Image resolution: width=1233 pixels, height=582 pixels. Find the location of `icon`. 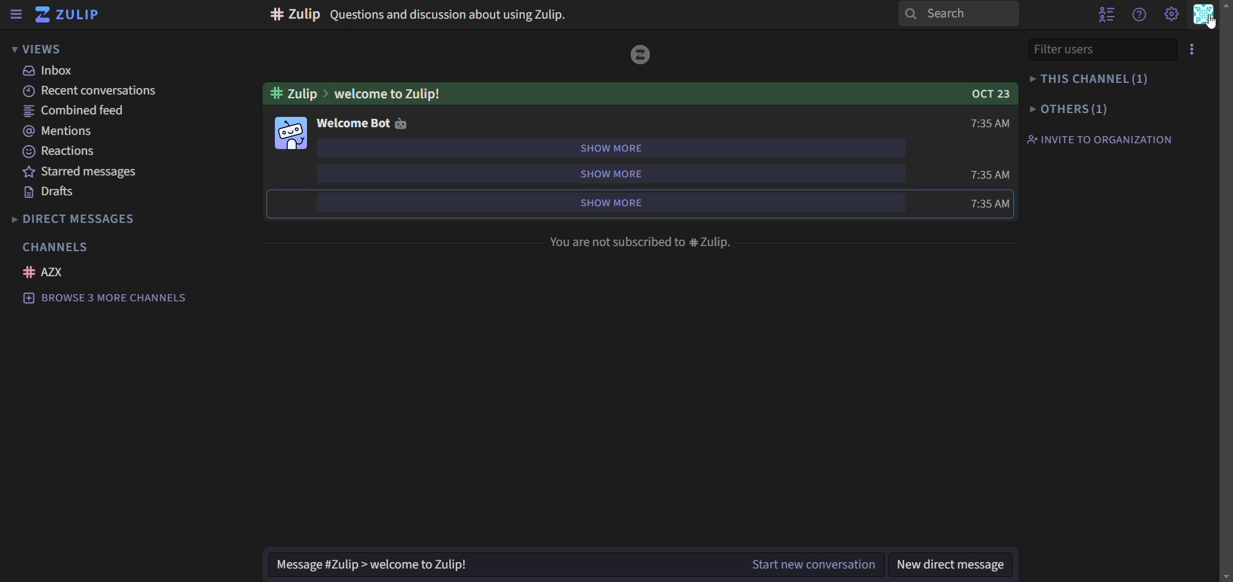

icon is located at coordinates (640, 53).